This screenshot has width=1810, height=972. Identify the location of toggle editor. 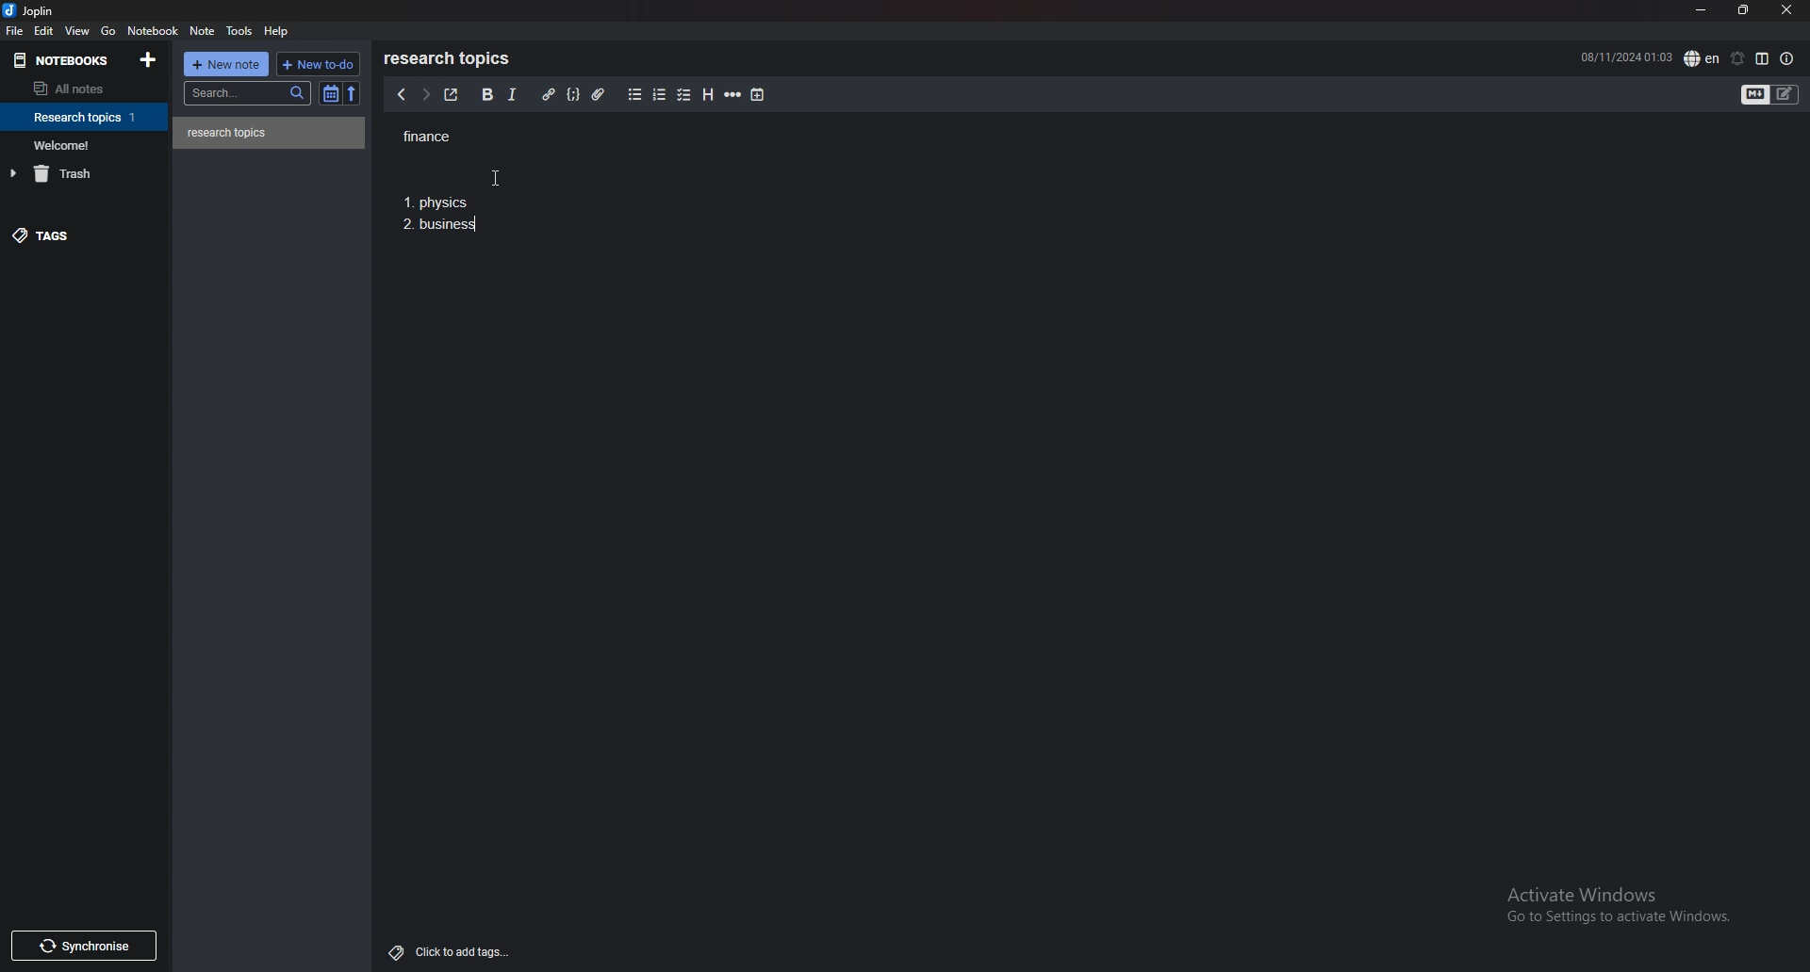
(1771, 94).